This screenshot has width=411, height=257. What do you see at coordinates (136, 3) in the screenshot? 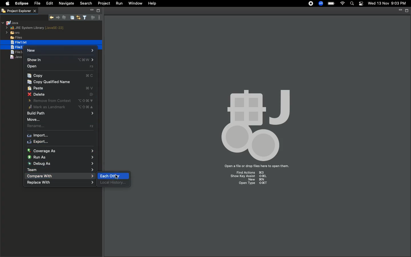
I see `Window` at bounding box center [136, 3].